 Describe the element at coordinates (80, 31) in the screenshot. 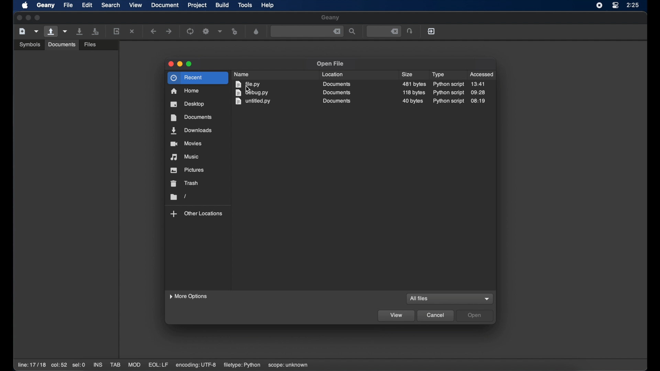

I see `save current file` at that location.